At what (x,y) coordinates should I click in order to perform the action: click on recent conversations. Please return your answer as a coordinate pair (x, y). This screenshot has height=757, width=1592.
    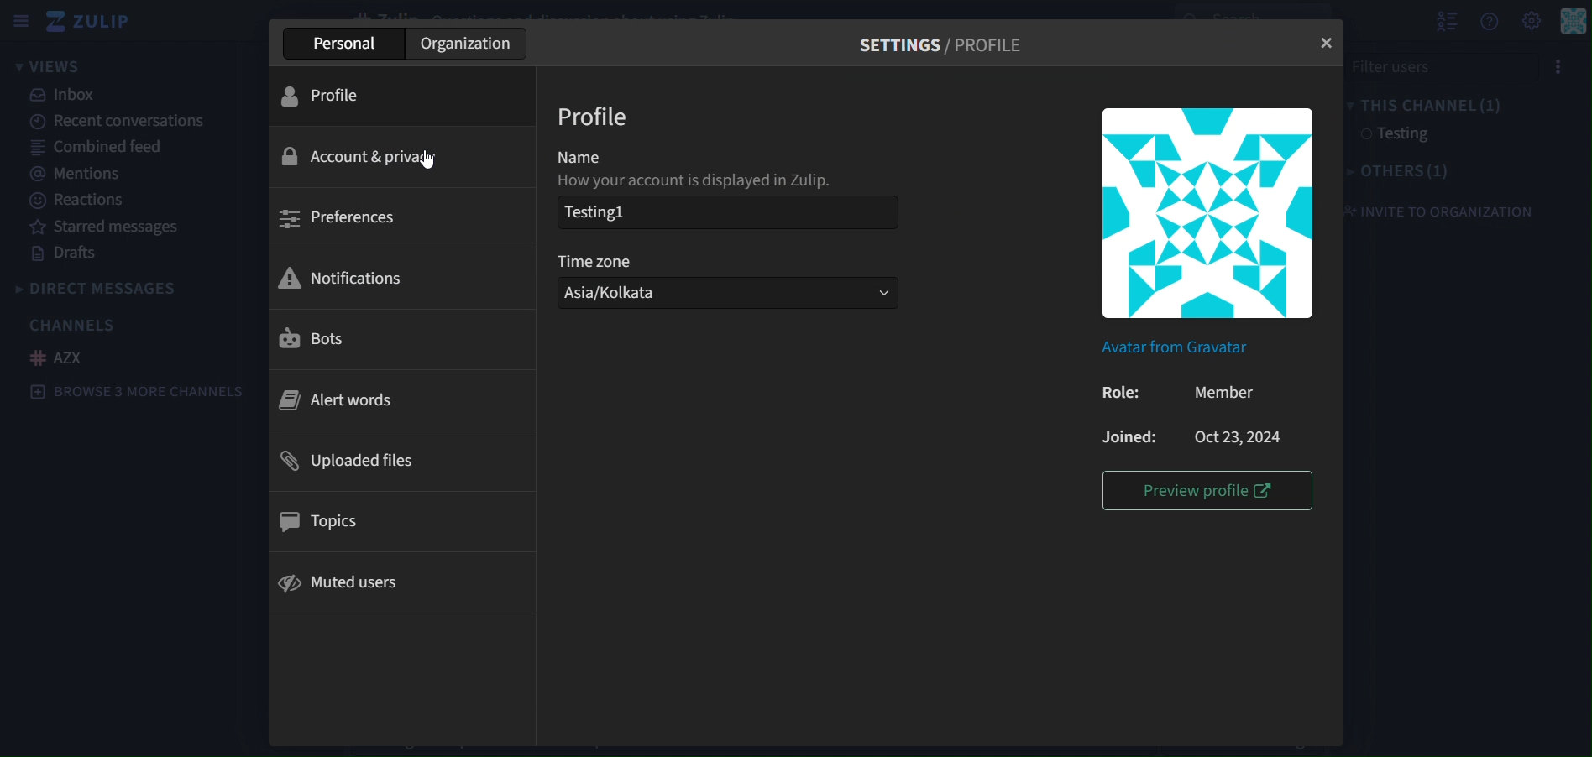
    Looking at the image, I should click on (115, 120).